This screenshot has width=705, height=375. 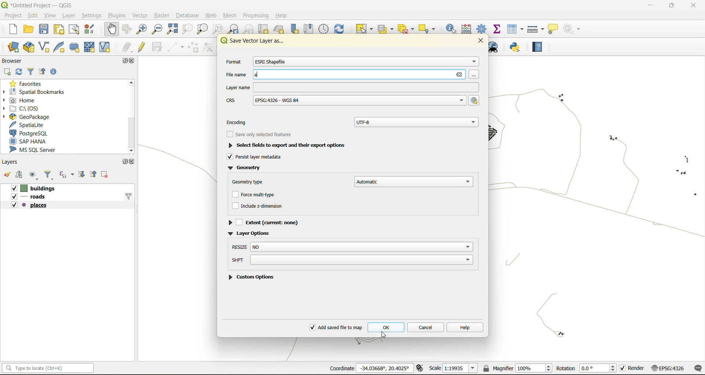 I want to click on no action, so click(x=575, y=29).